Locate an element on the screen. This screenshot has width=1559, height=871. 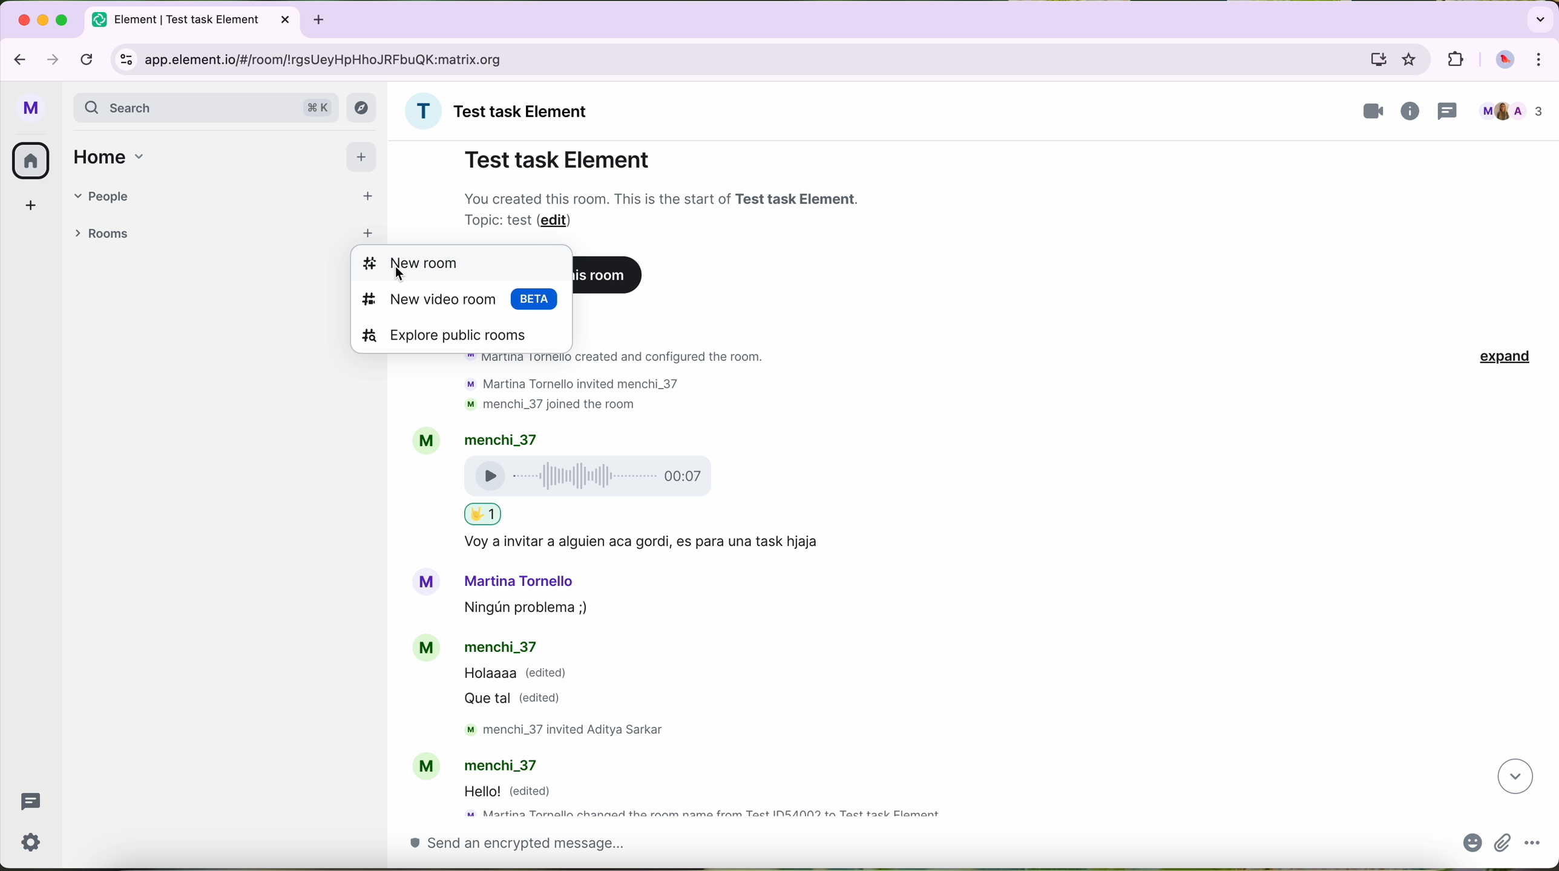
emojis is located at coordinates (1469, 846).